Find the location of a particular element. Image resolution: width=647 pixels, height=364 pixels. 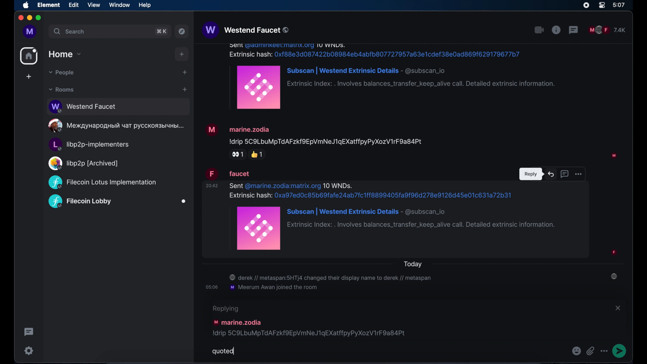

threads is located at coordinates (574, 30).